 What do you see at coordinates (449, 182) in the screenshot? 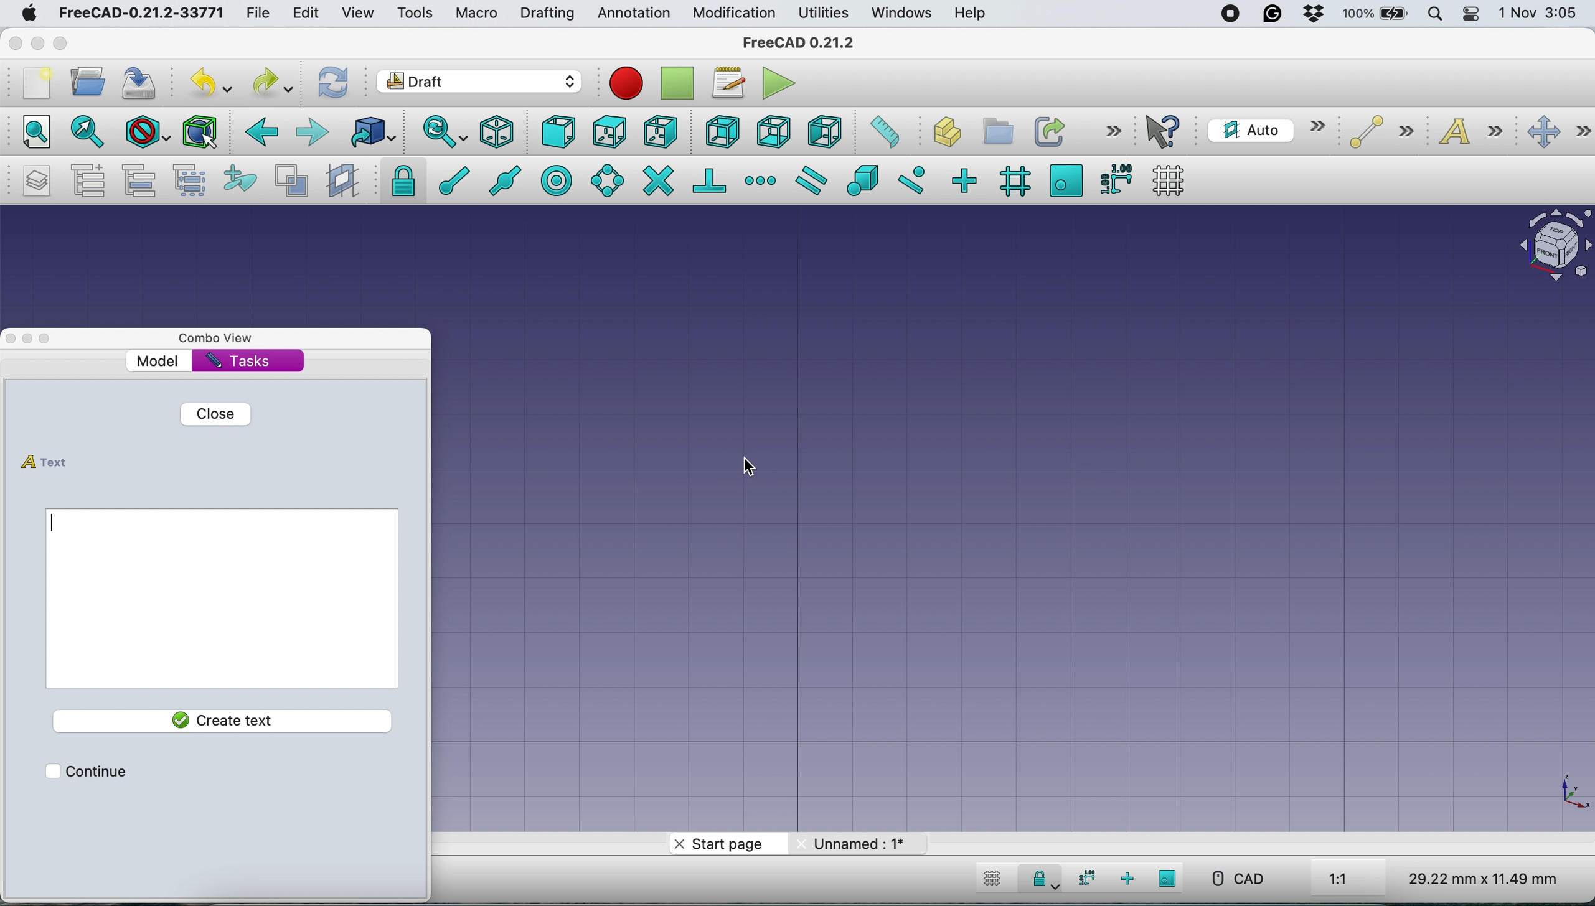
I see `snap at end` at bounding box center [449, 182].